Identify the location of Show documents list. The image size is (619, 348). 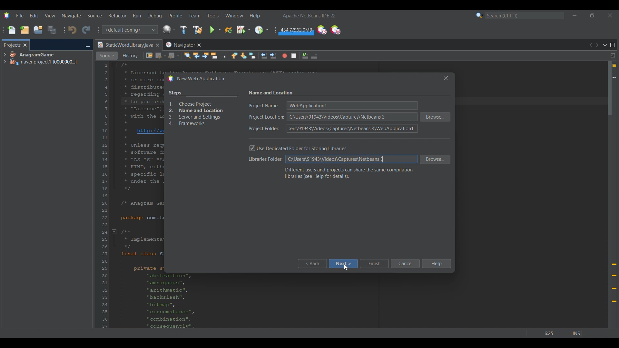
(605, 45).